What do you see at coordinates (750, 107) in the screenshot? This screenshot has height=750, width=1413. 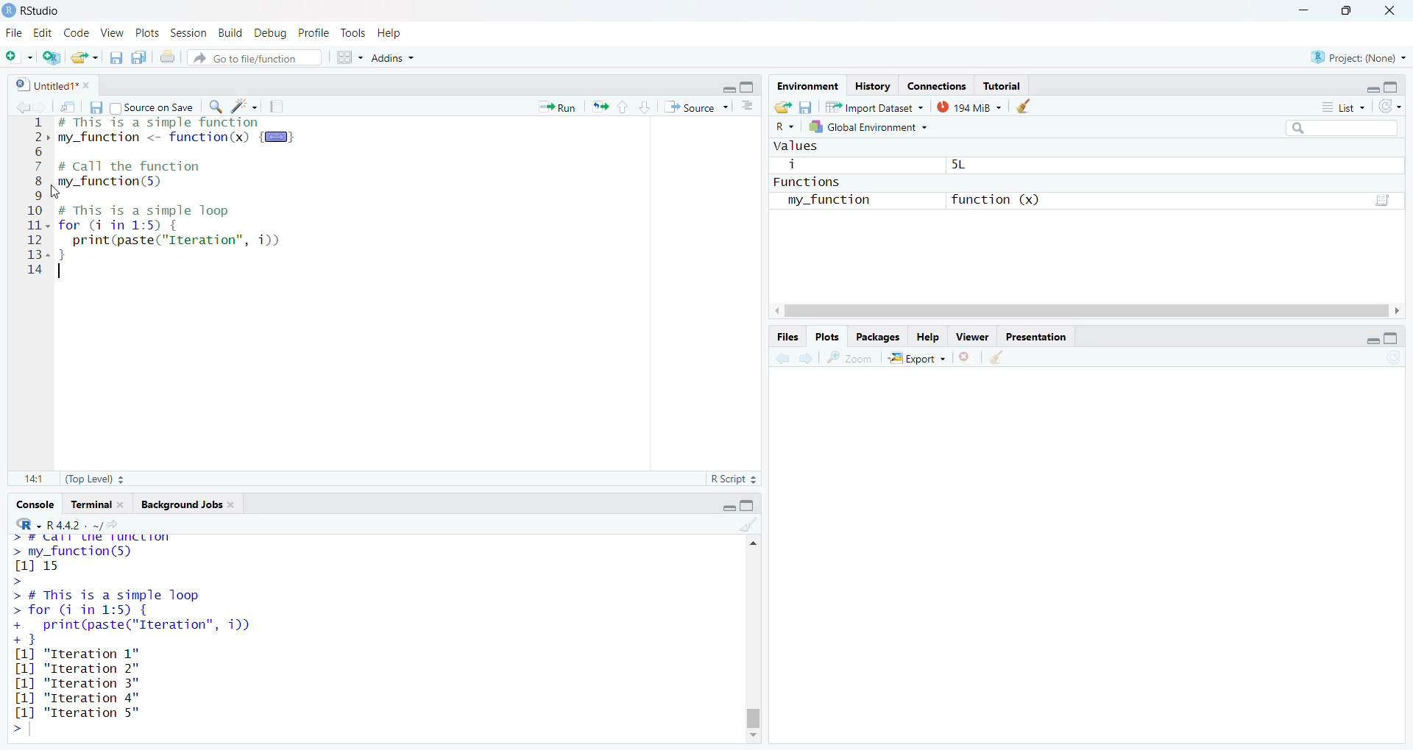 I see `show document outline` at bounding box center [750, 107].